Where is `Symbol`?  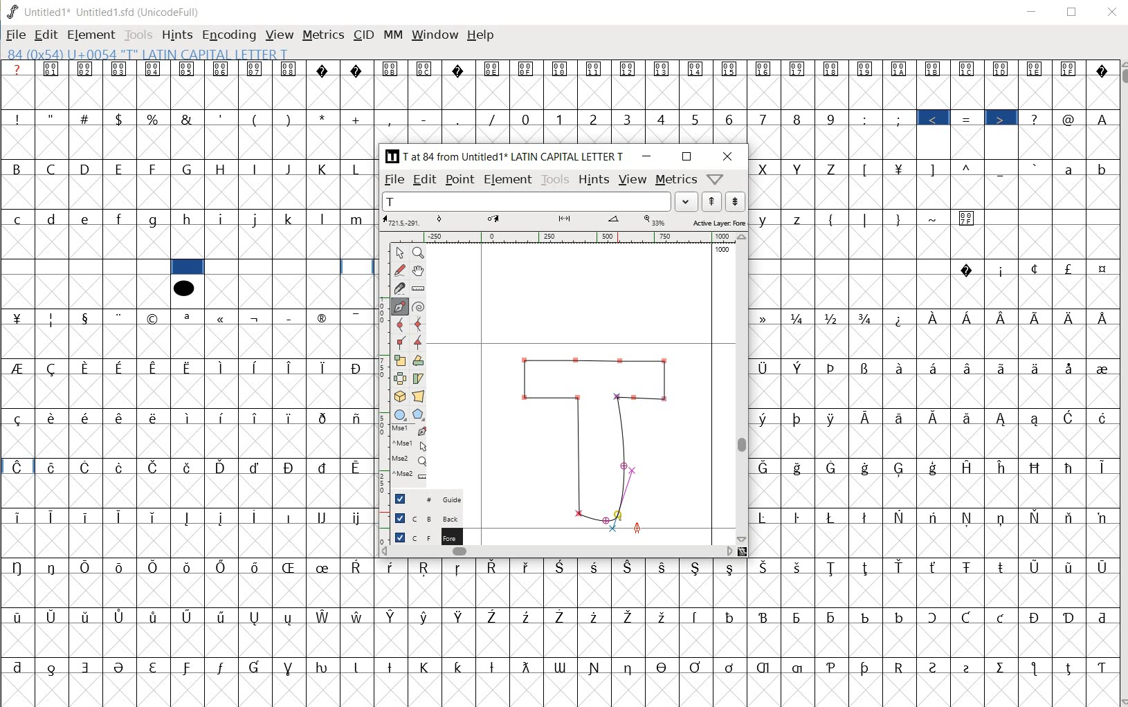 Symbol is located at coordinates (257, 68).